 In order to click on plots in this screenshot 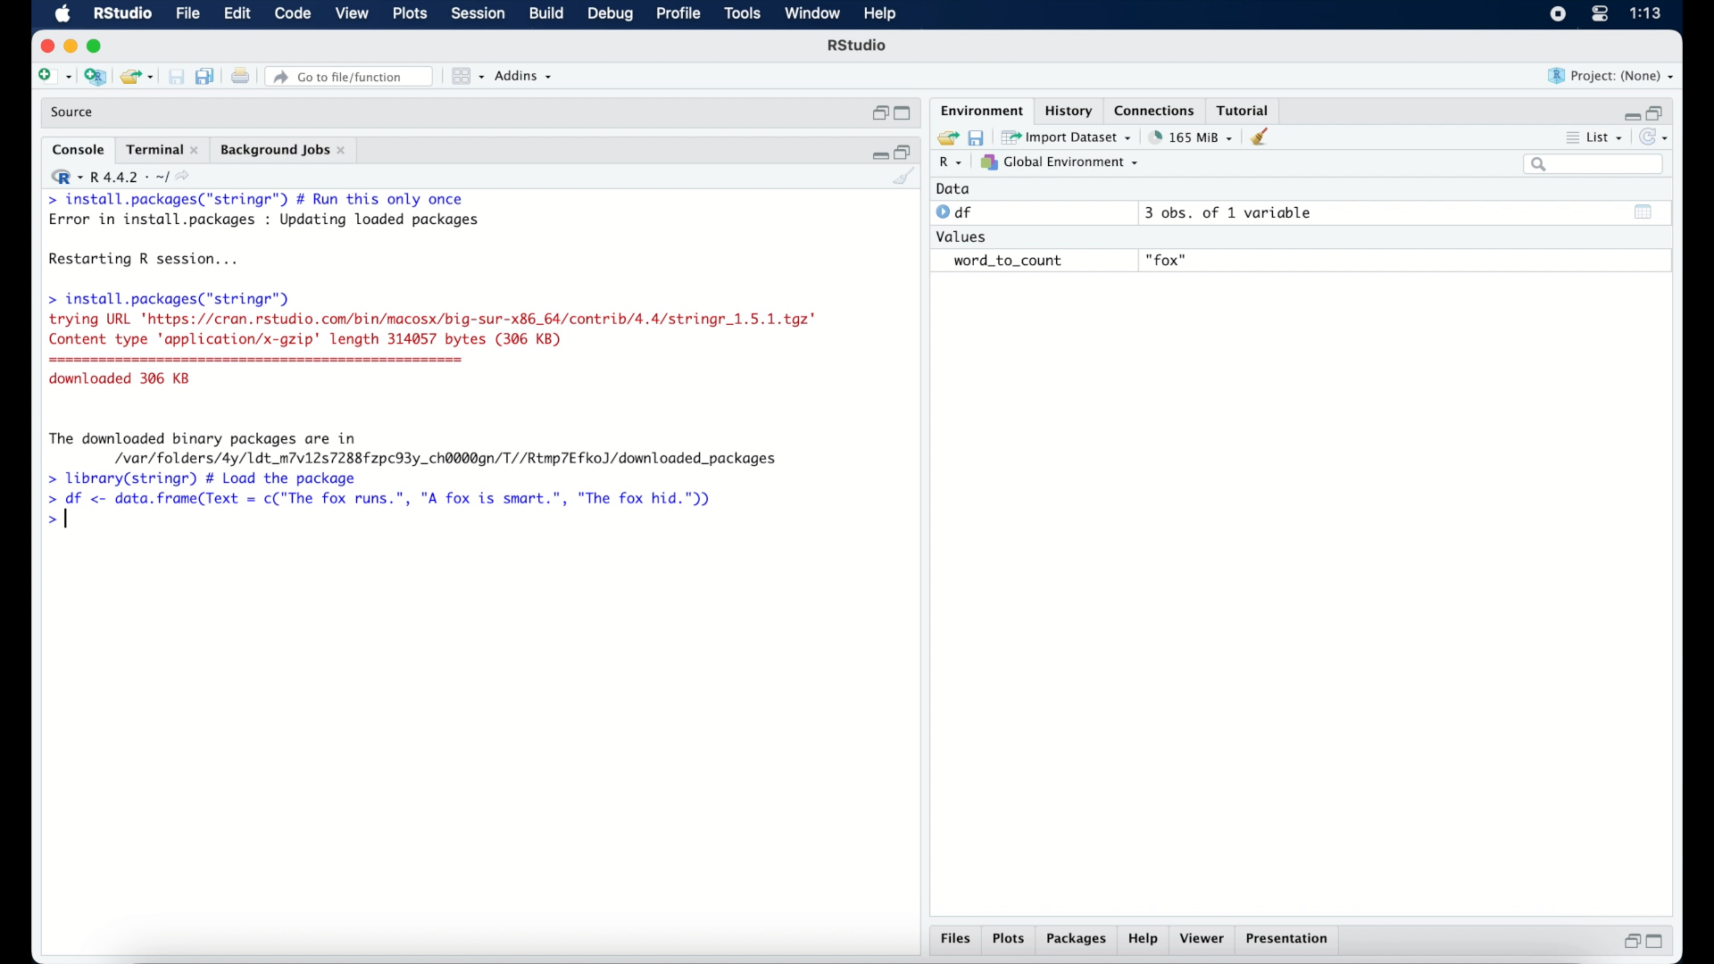, I will do `click(412, 14)`.